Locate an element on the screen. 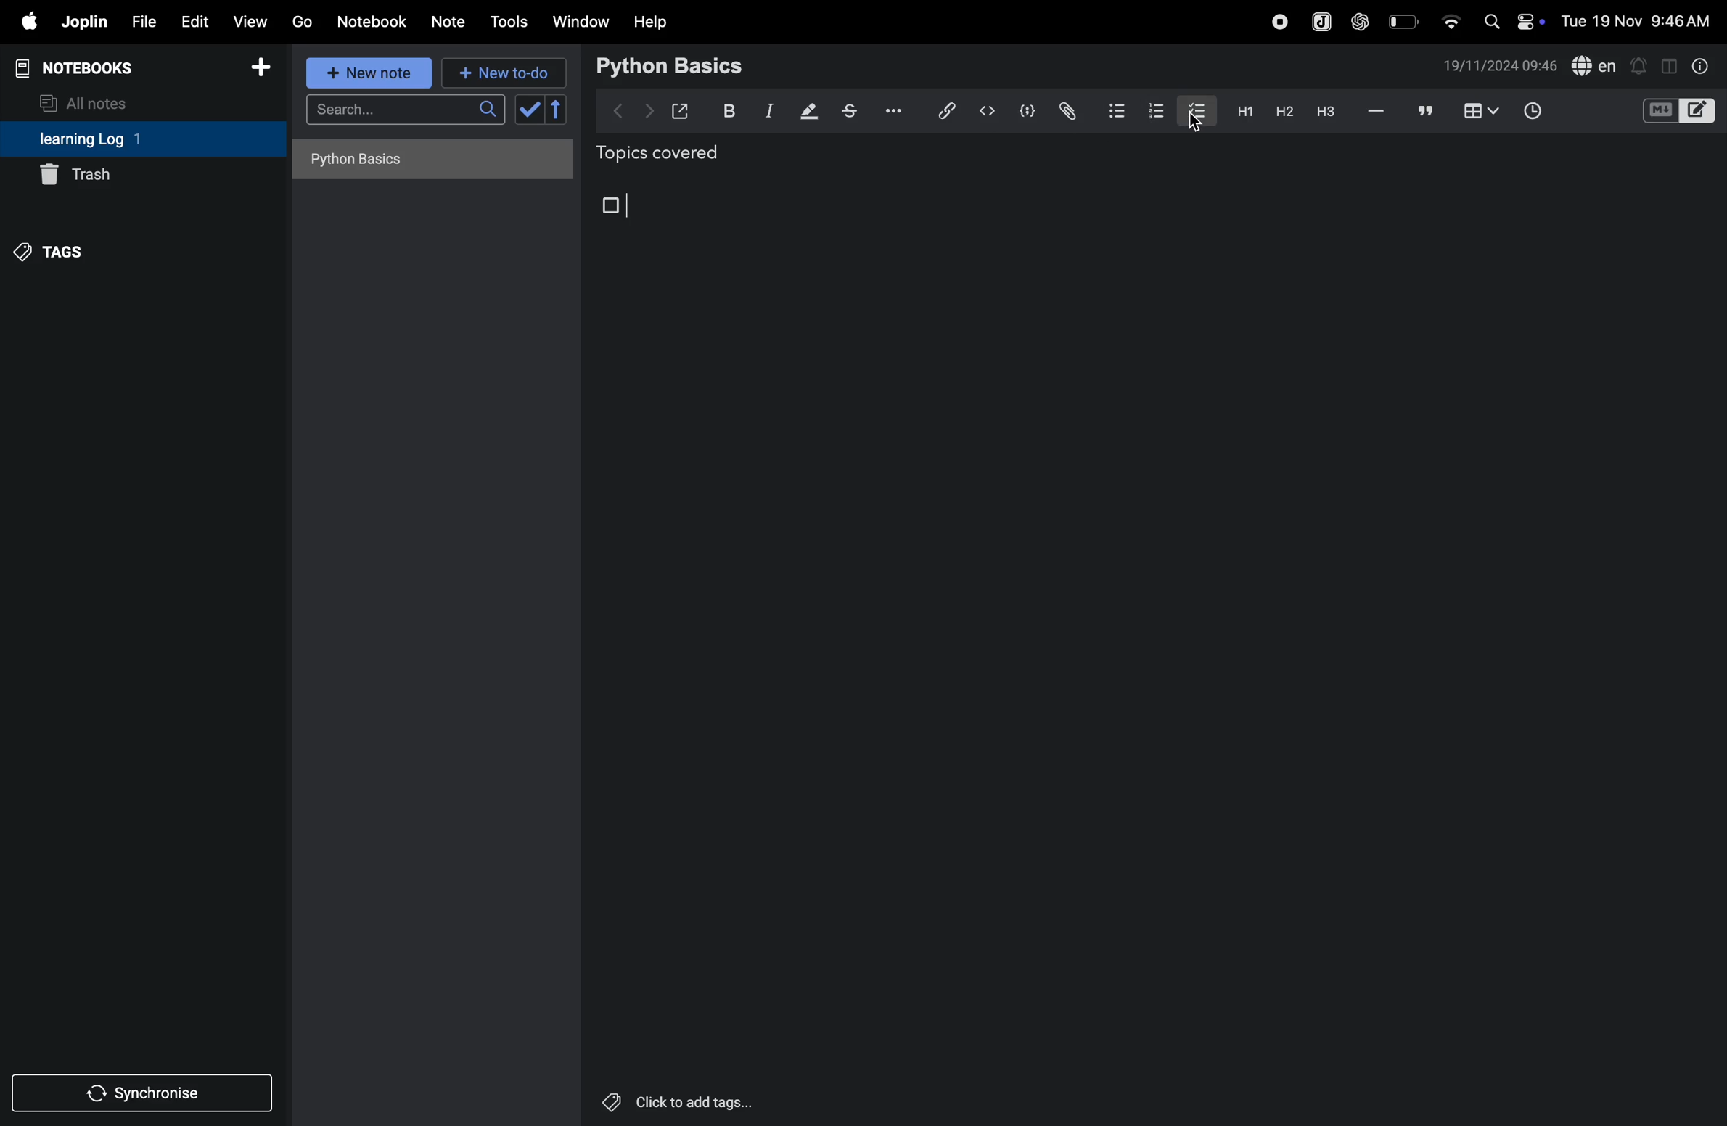  help is located at coordinates (651, 21).